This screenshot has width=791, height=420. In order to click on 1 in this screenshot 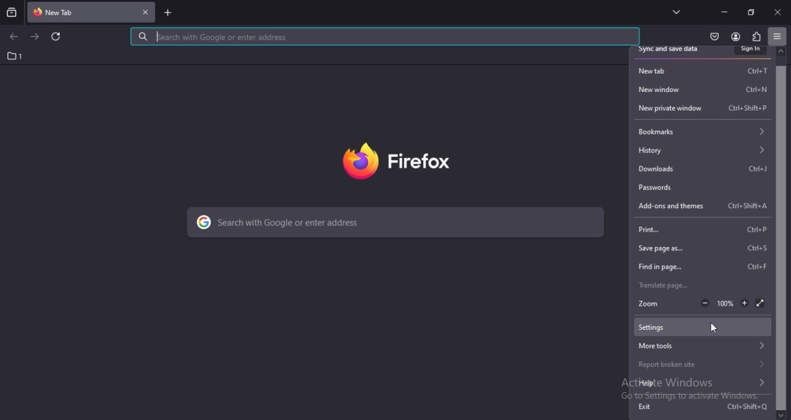, I will do `click(14, 56)`.